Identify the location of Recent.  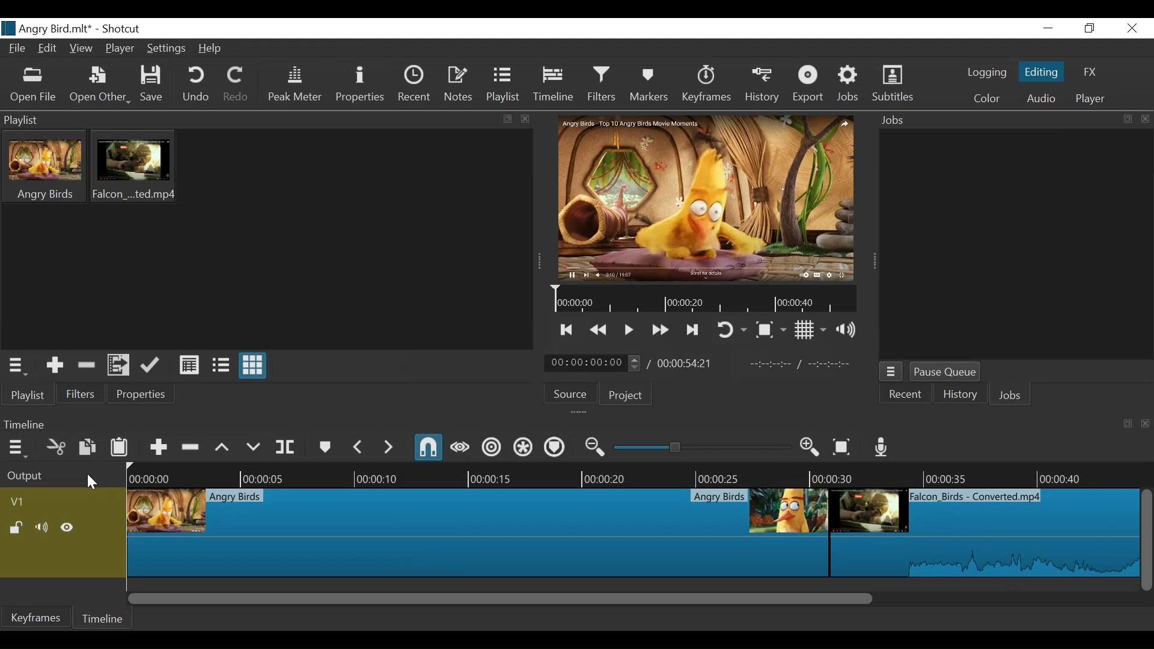
(415, 84).